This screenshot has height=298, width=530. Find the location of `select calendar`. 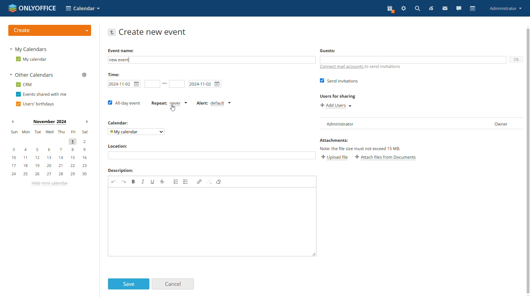

select calendar is located at coordinates (136, 131).